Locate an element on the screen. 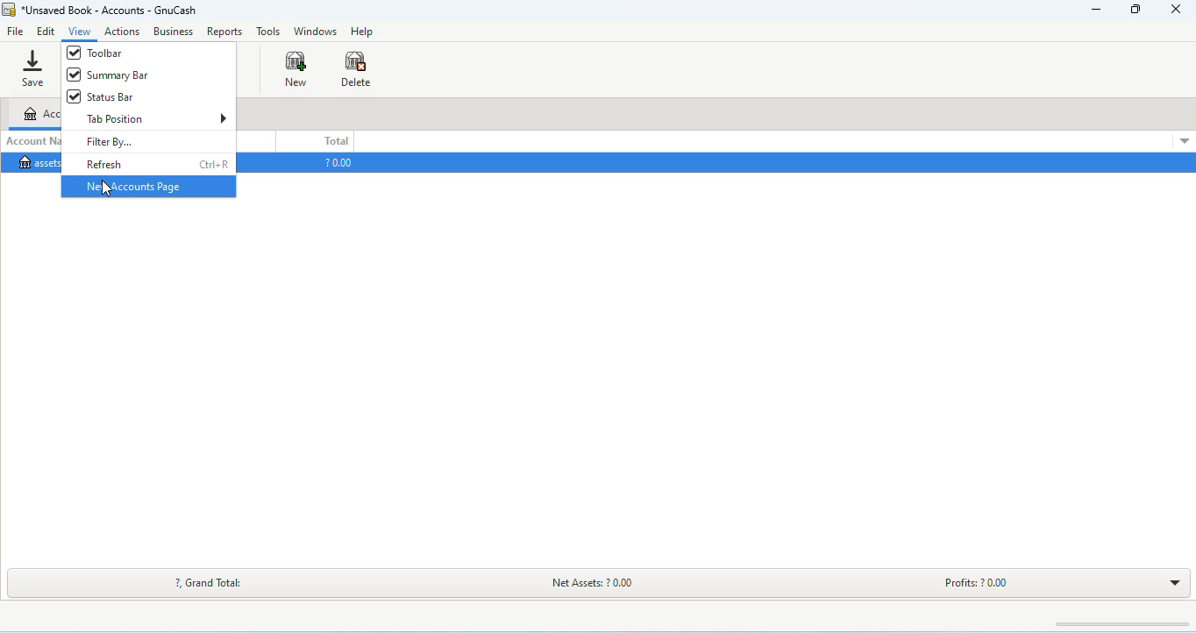 Image resolution: width=1196 pixels, height=633 pixels. reports is located at coordinates (225, 32).